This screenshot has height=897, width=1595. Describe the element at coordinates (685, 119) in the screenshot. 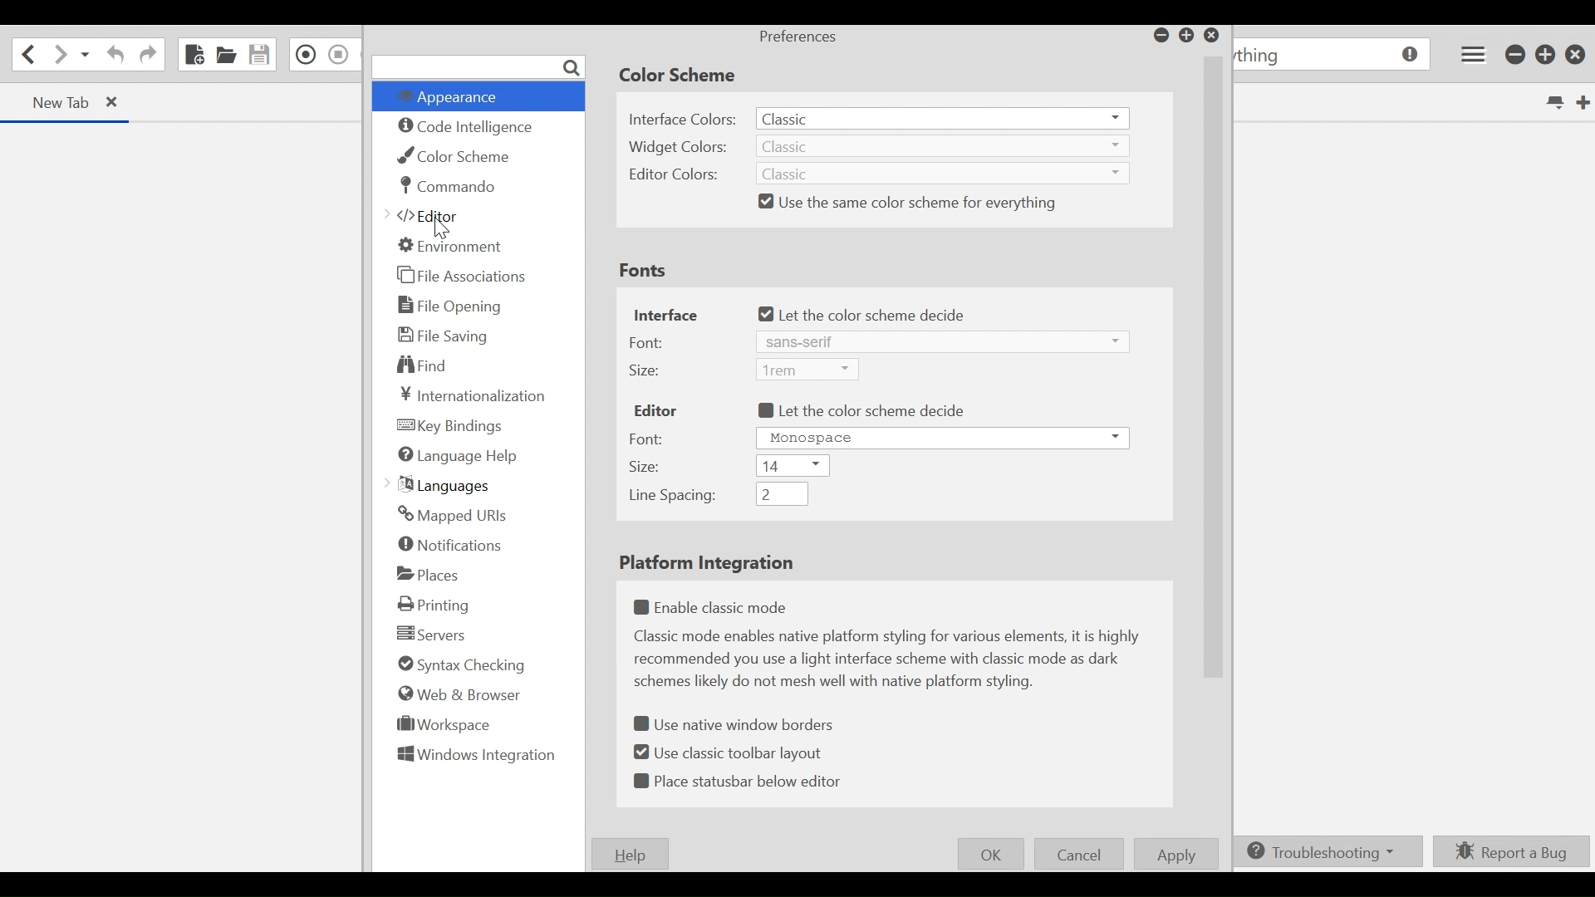

I see `Interface Colors` at that location.